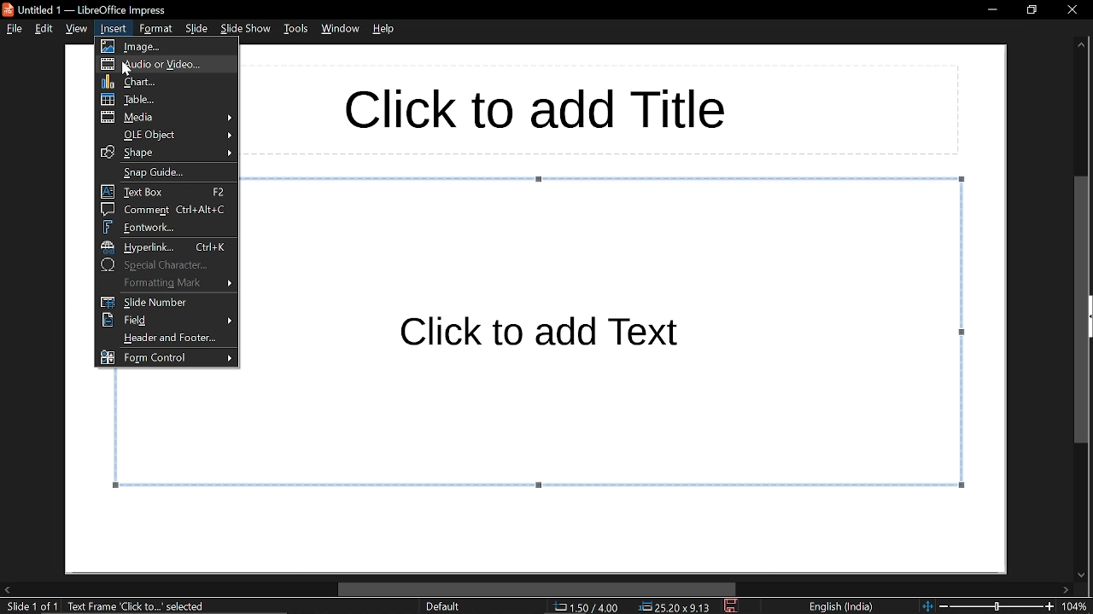  What do you see at coordinates (164, 119) in the screenshot?
I see `media` at bounding box center [164, 119].